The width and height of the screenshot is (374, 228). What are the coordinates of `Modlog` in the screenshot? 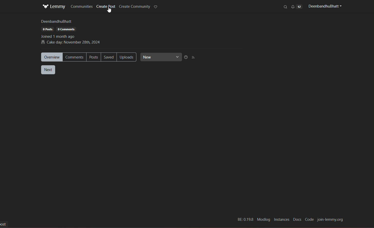 It's located at (263, 220).